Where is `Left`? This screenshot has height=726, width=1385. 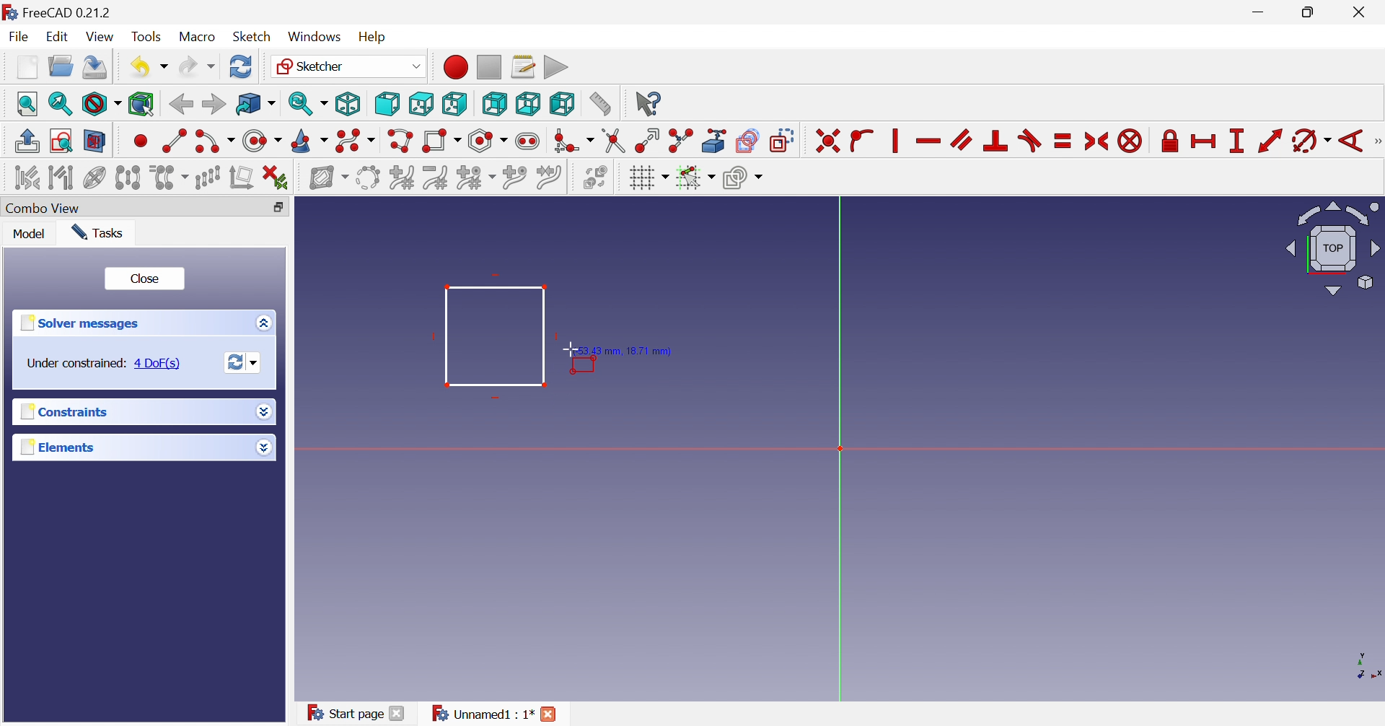 Left is located at coordinates (561, 104).